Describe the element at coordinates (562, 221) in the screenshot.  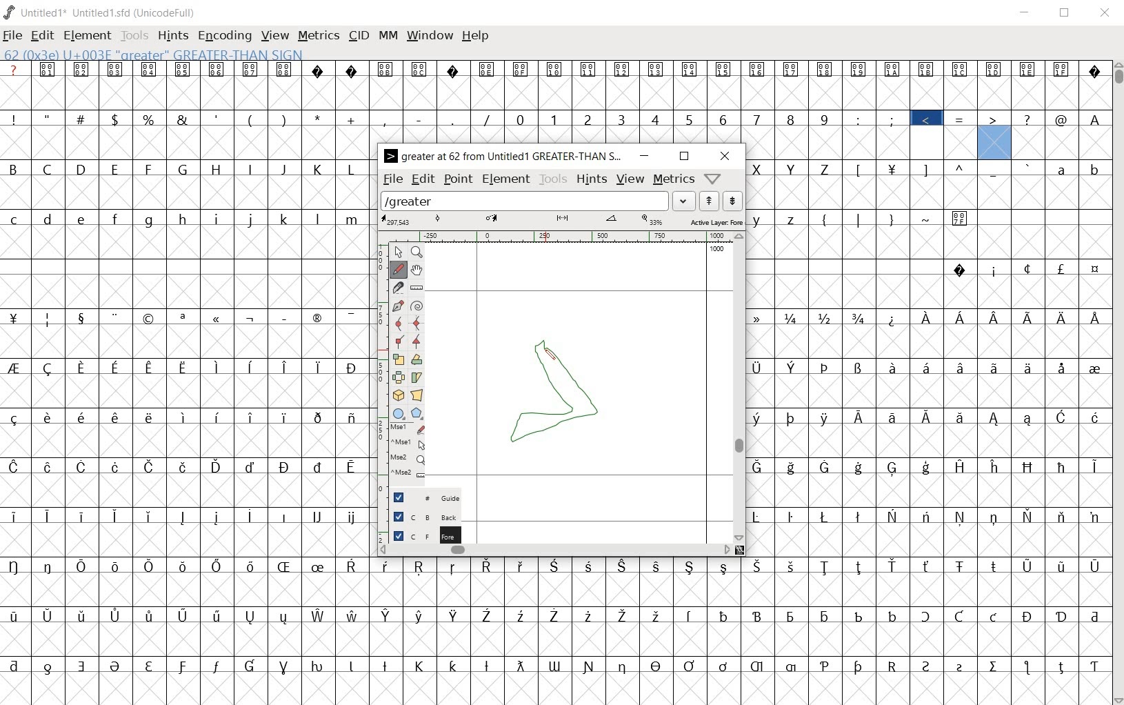
I see `active layer: foreground` at that location.